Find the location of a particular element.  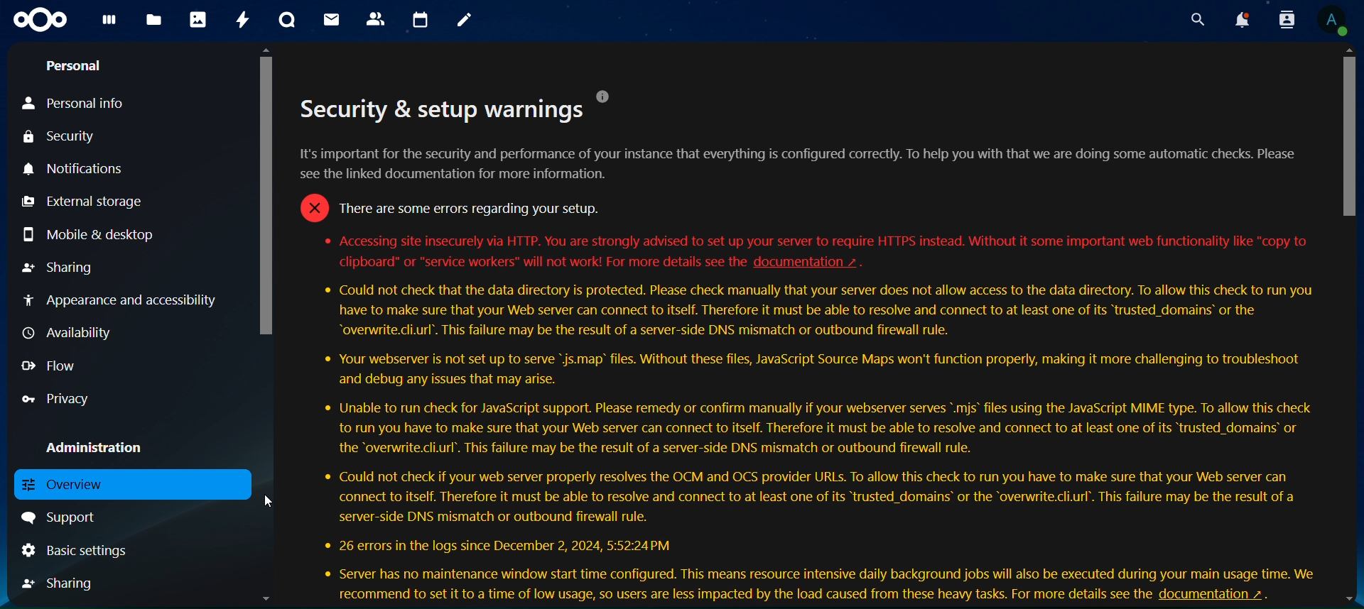

calendar is located at coordinates (421, 18).